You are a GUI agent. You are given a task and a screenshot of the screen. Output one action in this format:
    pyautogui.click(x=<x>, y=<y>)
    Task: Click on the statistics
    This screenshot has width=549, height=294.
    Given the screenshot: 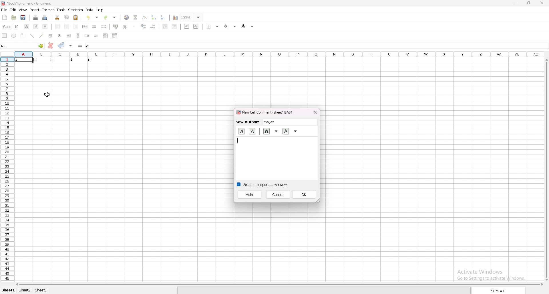 What is the action you would take?
    pyautogui.click(x=76, y=10)
    